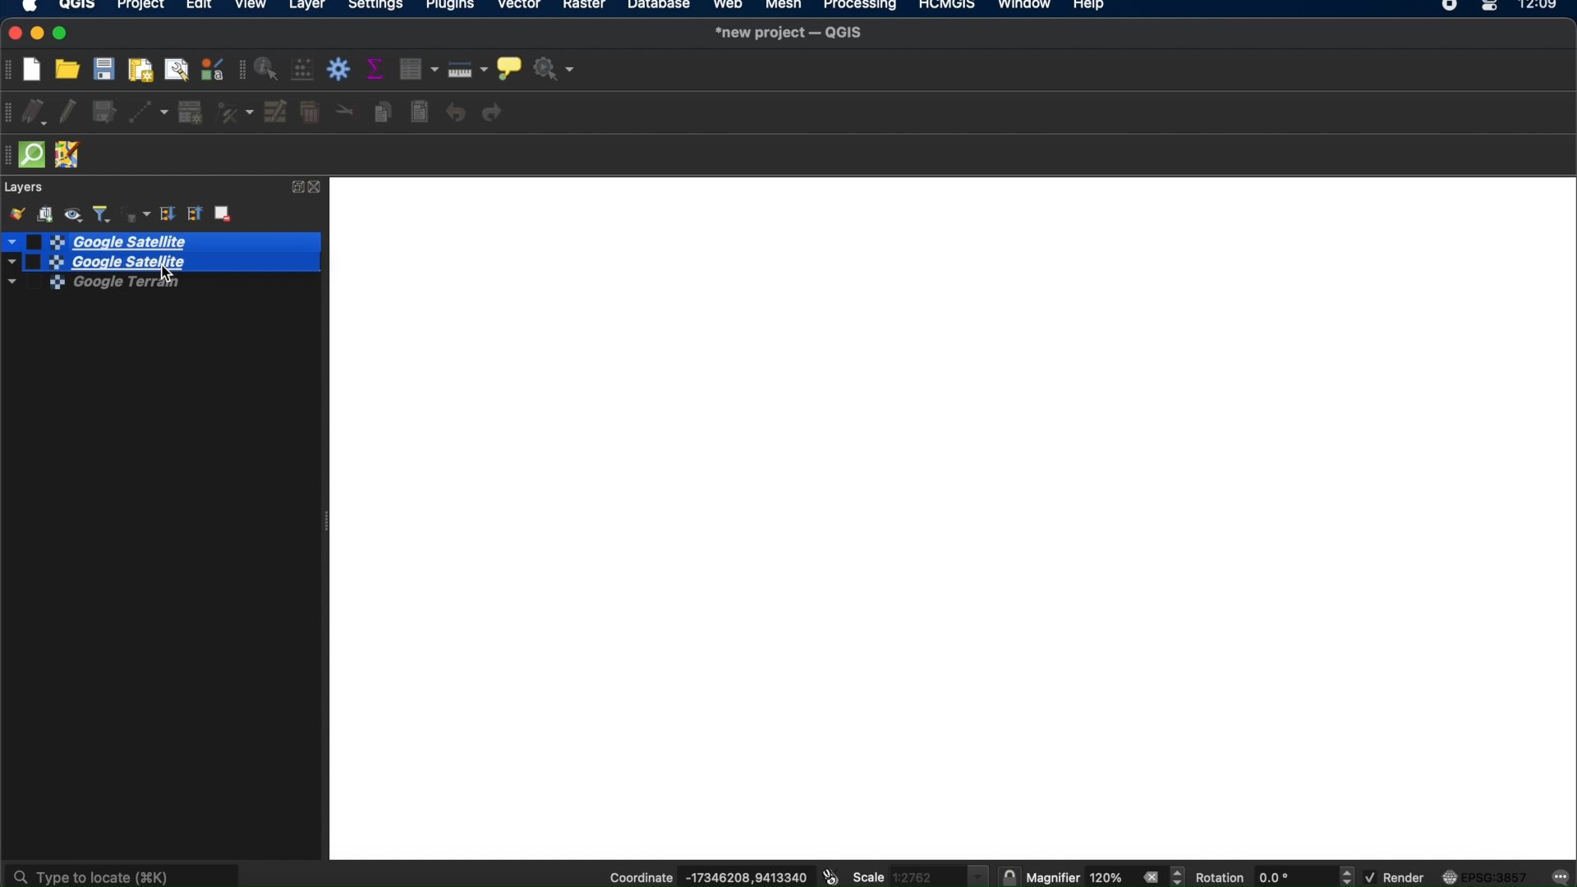  I want to click on show layout manager, so click(179, 69).